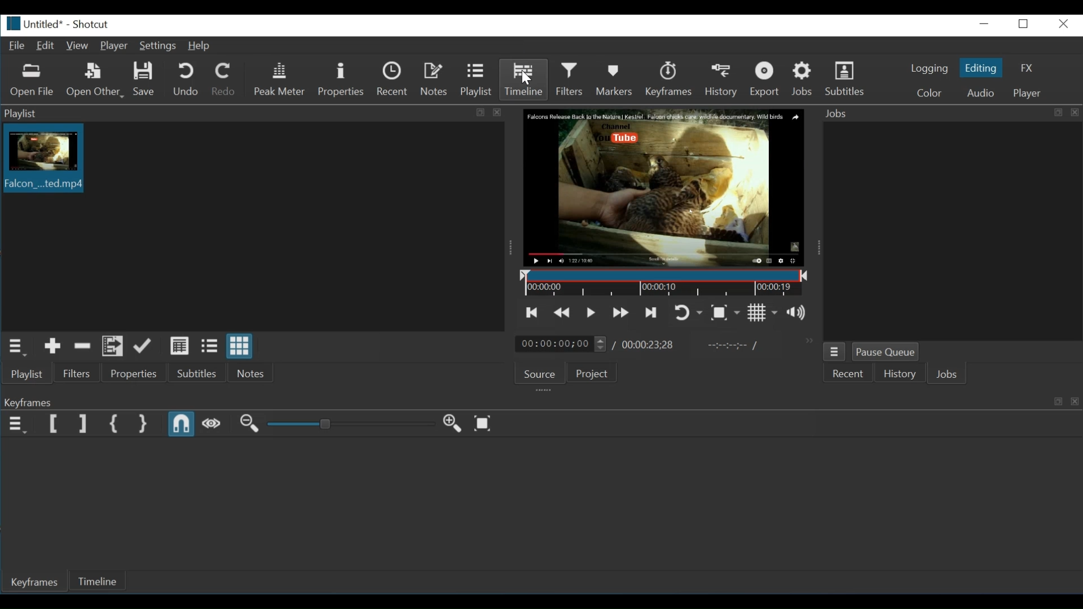 Image resolution: width=1083 pixels, height=609 pixels. What do you see at coordinates (724, 79) in the screenshot?
I see `History` at bounding box center [724, 79].